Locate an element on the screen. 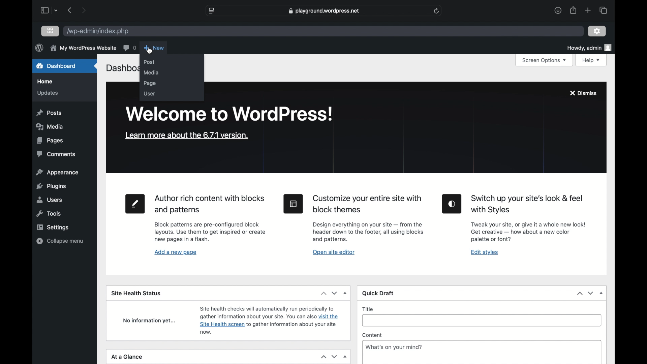 This screenshot has width=647, height=364. page is located at coordinates (150, 84).